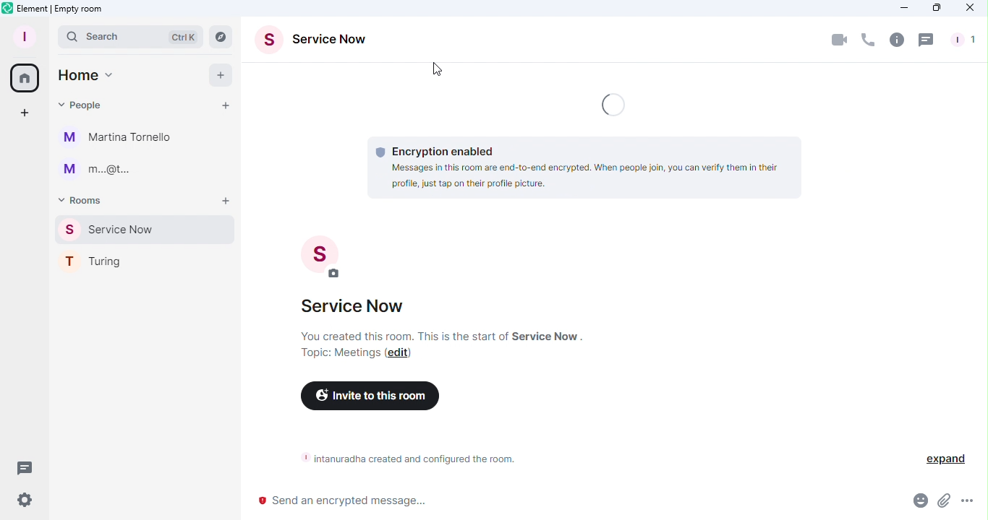 The height and width of the screenshot is (520, 988). I want to click on Home, so click(22, 76).